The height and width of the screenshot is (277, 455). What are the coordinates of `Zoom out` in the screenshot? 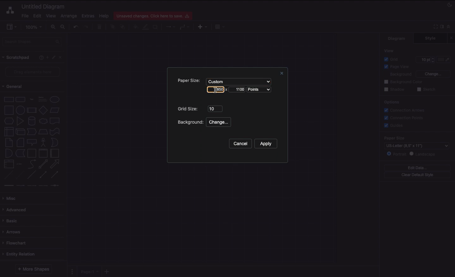 It's located at (64, 28).